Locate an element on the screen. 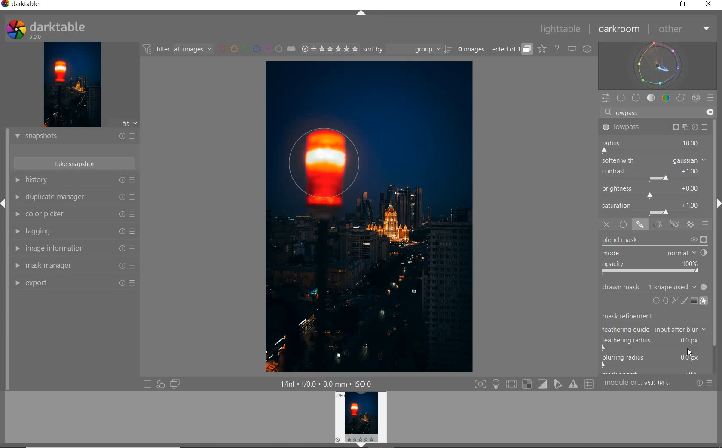  EXPAND GROUPED IMAGES is located at coordinates (494, 50).